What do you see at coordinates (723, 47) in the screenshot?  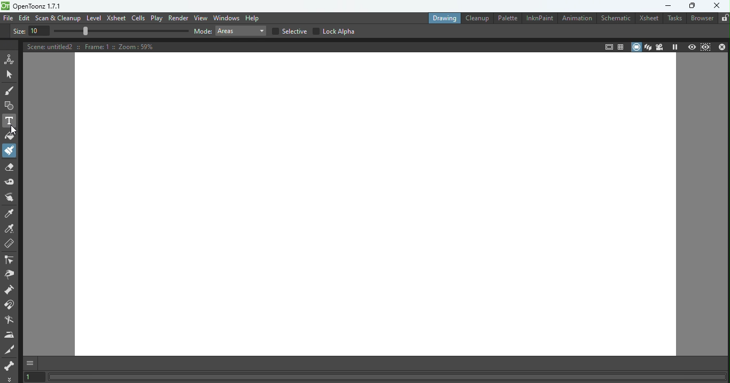 I see `Close` at bounding box center [723, 47].